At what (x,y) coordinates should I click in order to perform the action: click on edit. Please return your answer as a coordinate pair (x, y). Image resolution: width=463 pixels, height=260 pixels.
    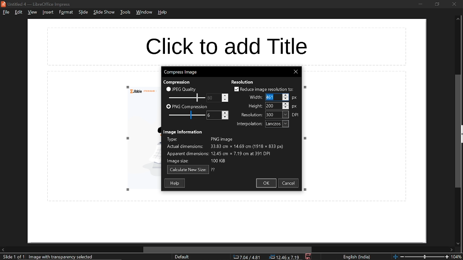
    Looking at the image, I should click on (18, 12).